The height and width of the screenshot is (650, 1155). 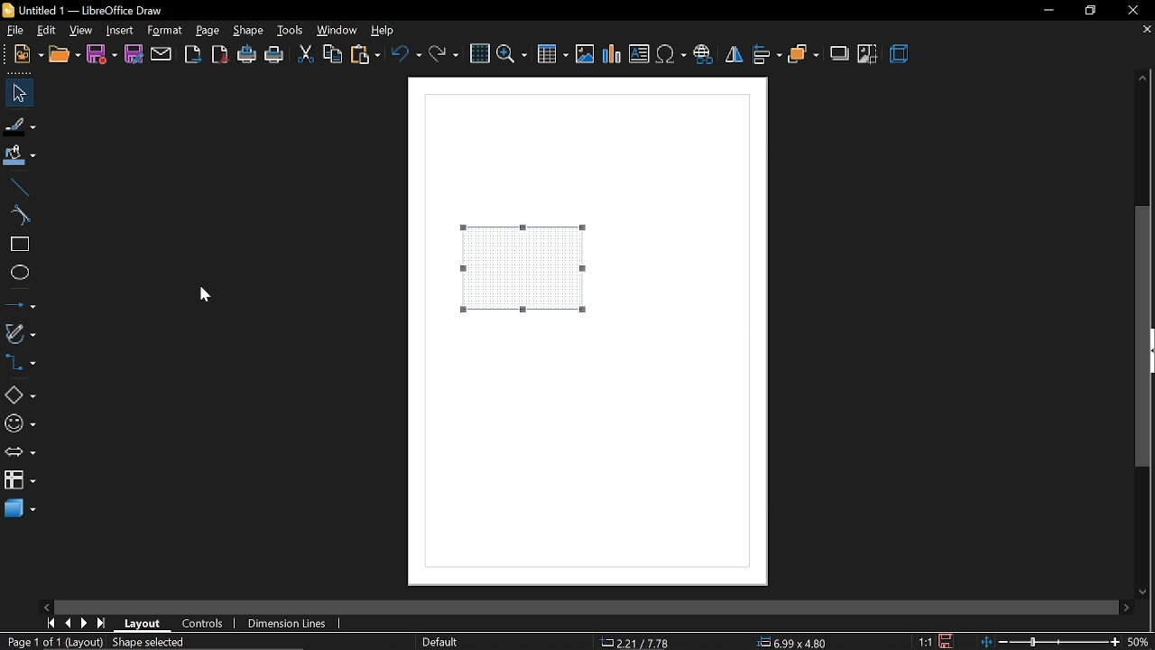 I want to click on current page, so click(x=53, y=642).